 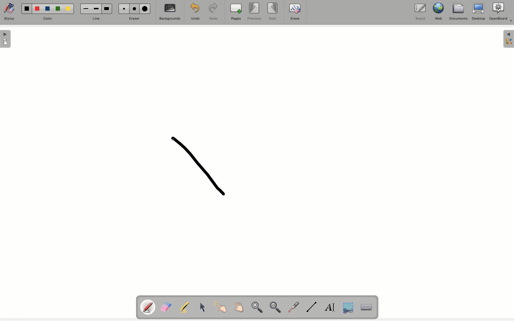 I want to click on Medium, so click(x=96, y=9).